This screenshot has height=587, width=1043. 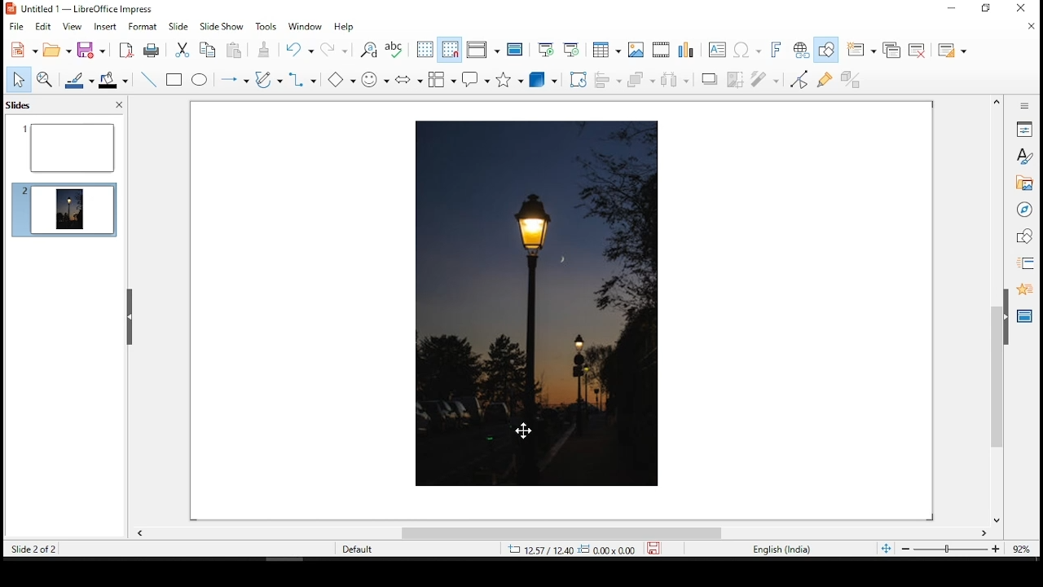 I want to click on edit, so click(x=42, y=25).